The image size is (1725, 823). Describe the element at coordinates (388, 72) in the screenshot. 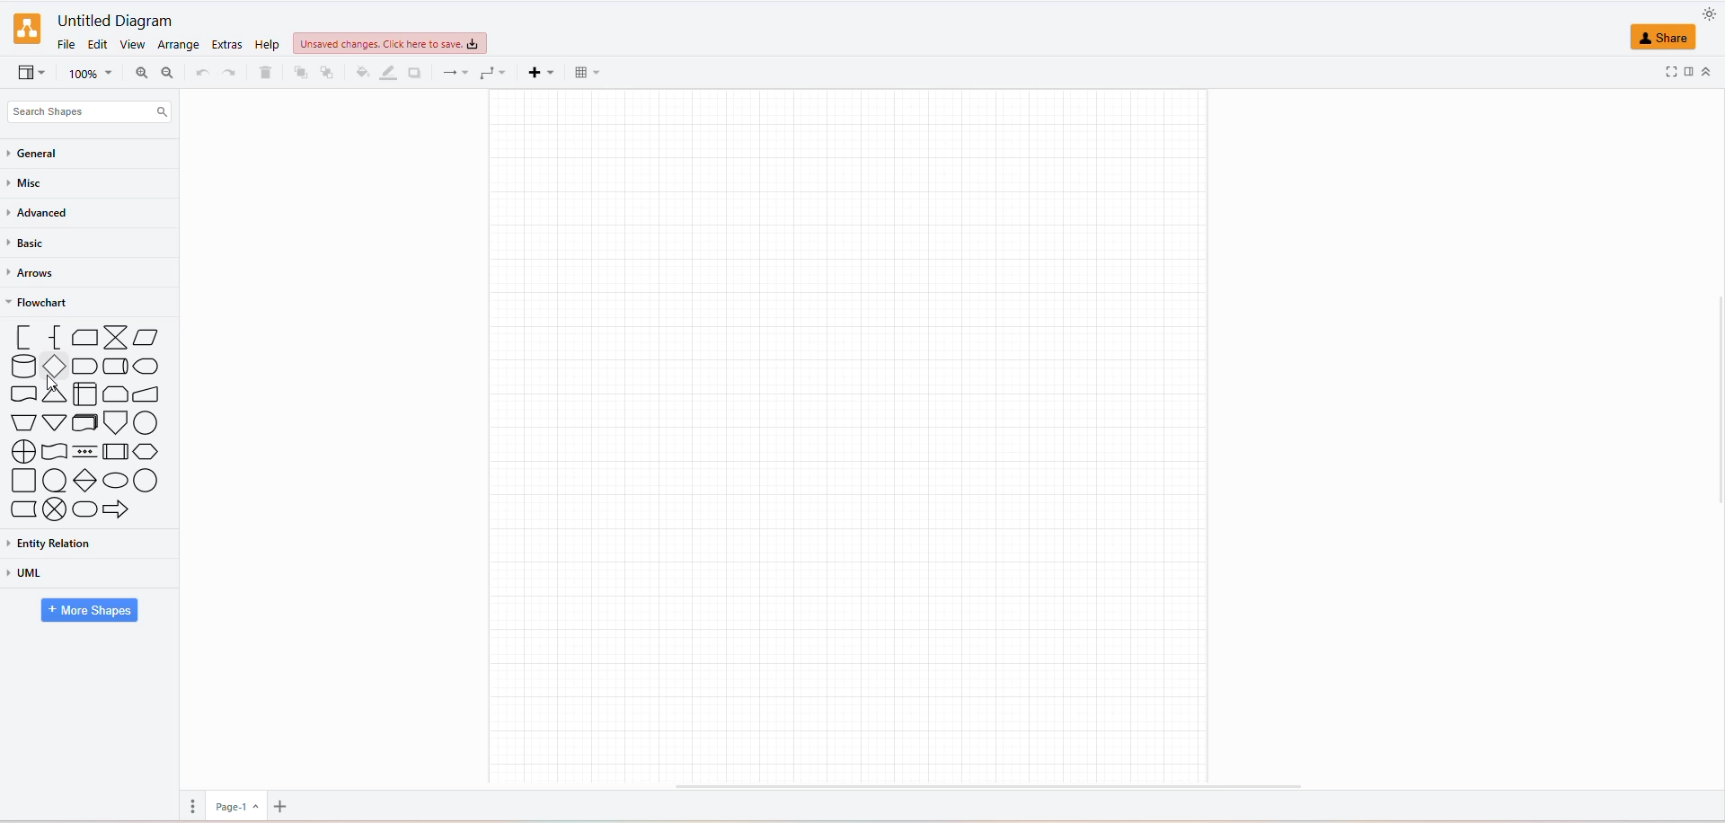

I see `LINE COLOR` at that location.